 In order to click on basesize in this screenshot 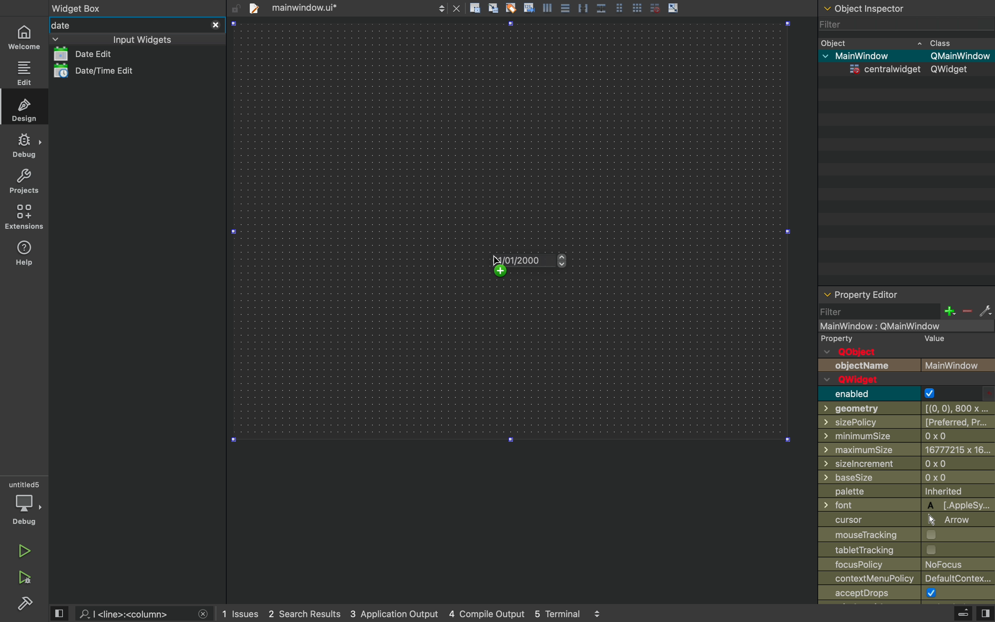, I will do `click(902, 478)`.